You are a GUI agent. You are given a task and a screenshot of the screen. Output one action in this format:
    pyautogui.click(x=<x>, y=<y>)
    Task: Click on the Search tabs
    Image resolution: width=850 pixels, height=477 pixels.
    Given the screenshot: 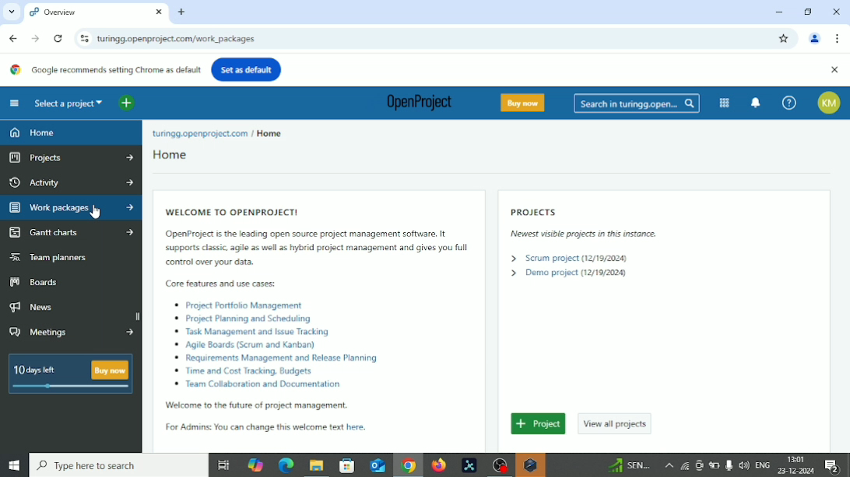 What is the action you would take?
    pyautogui.click(x=9, y=12)
    